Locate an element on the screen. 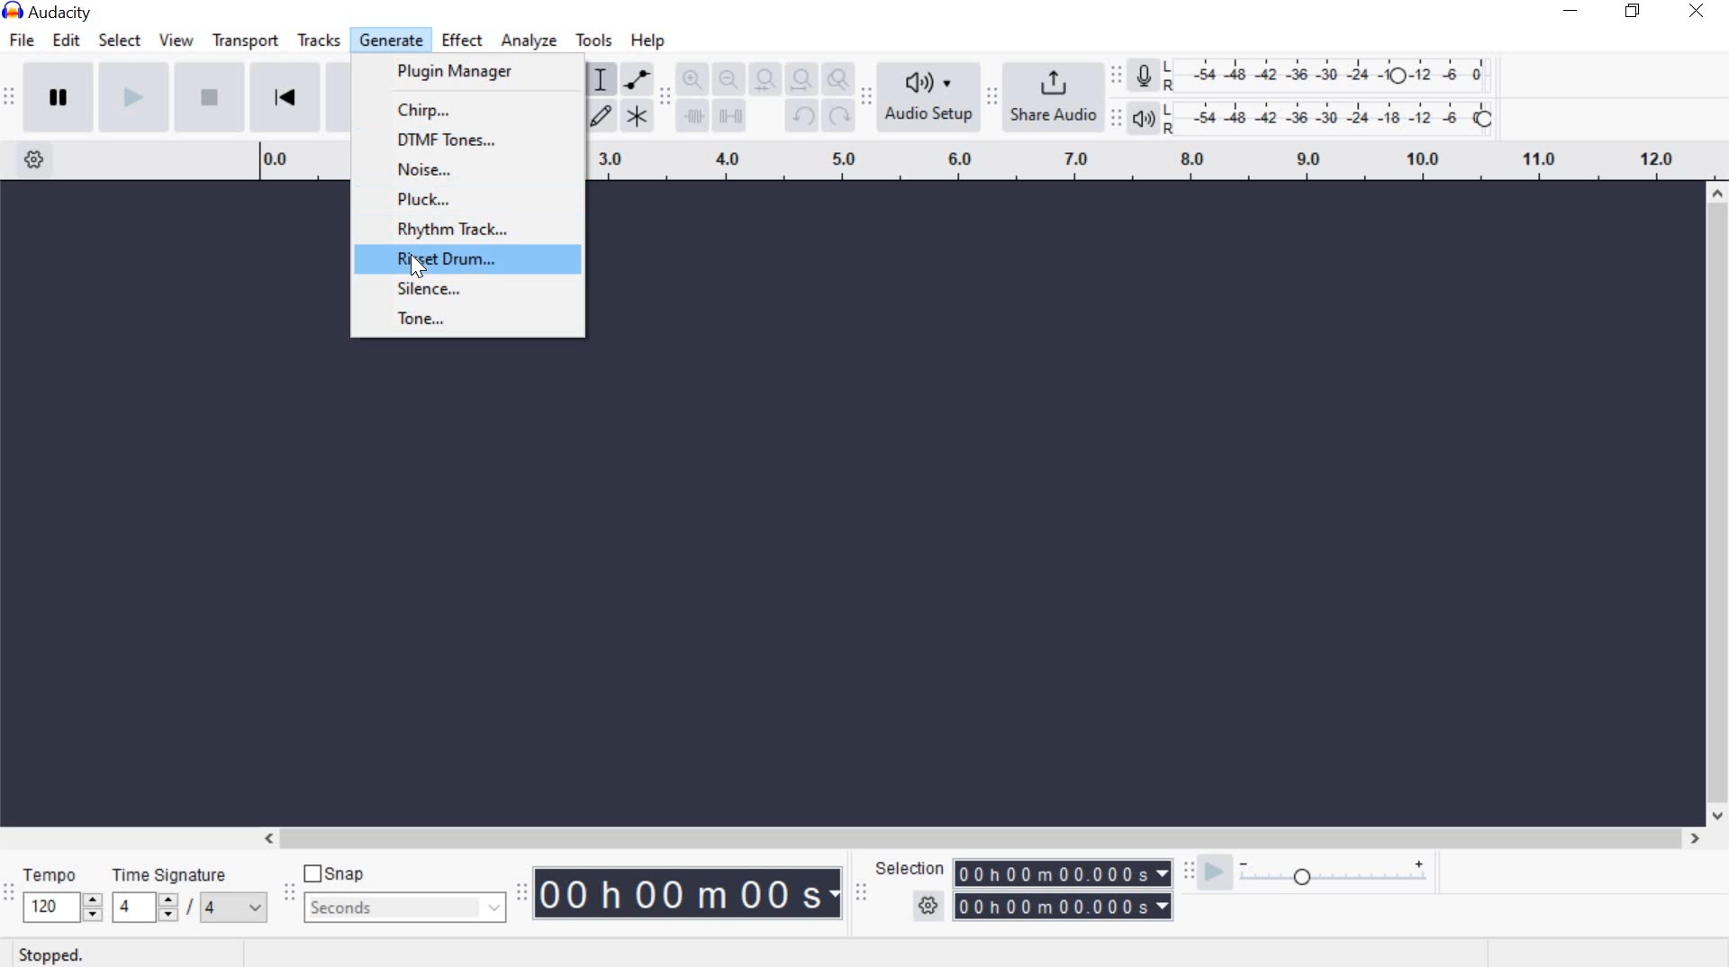 The image size is (1729, 967). Playback speed is located at coordinates (1334, 879).